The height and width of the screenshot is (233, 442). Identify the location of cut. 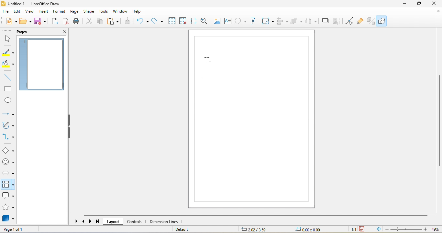
(89, 22).